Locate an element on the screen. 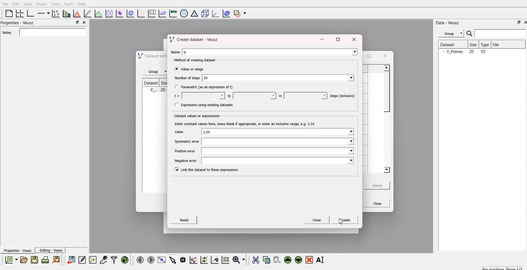  close is located at coordinates (354, 40).